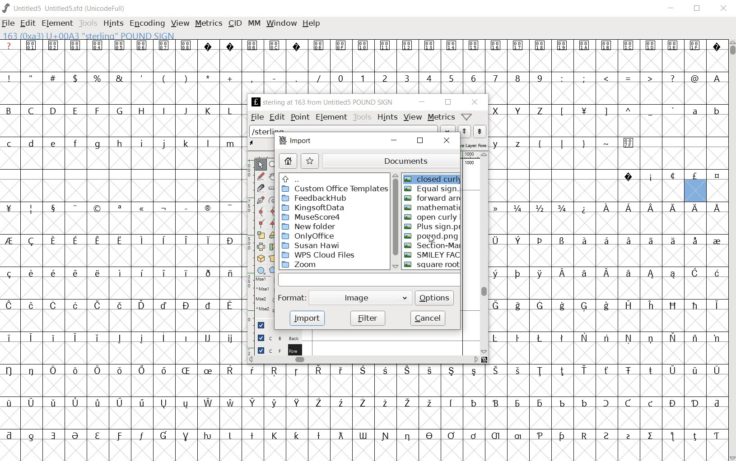  What do you see at coordinates (263, 291) in the screenshot?
I see `Mouse left button + Ctrl` at bounding box center [263, 291].